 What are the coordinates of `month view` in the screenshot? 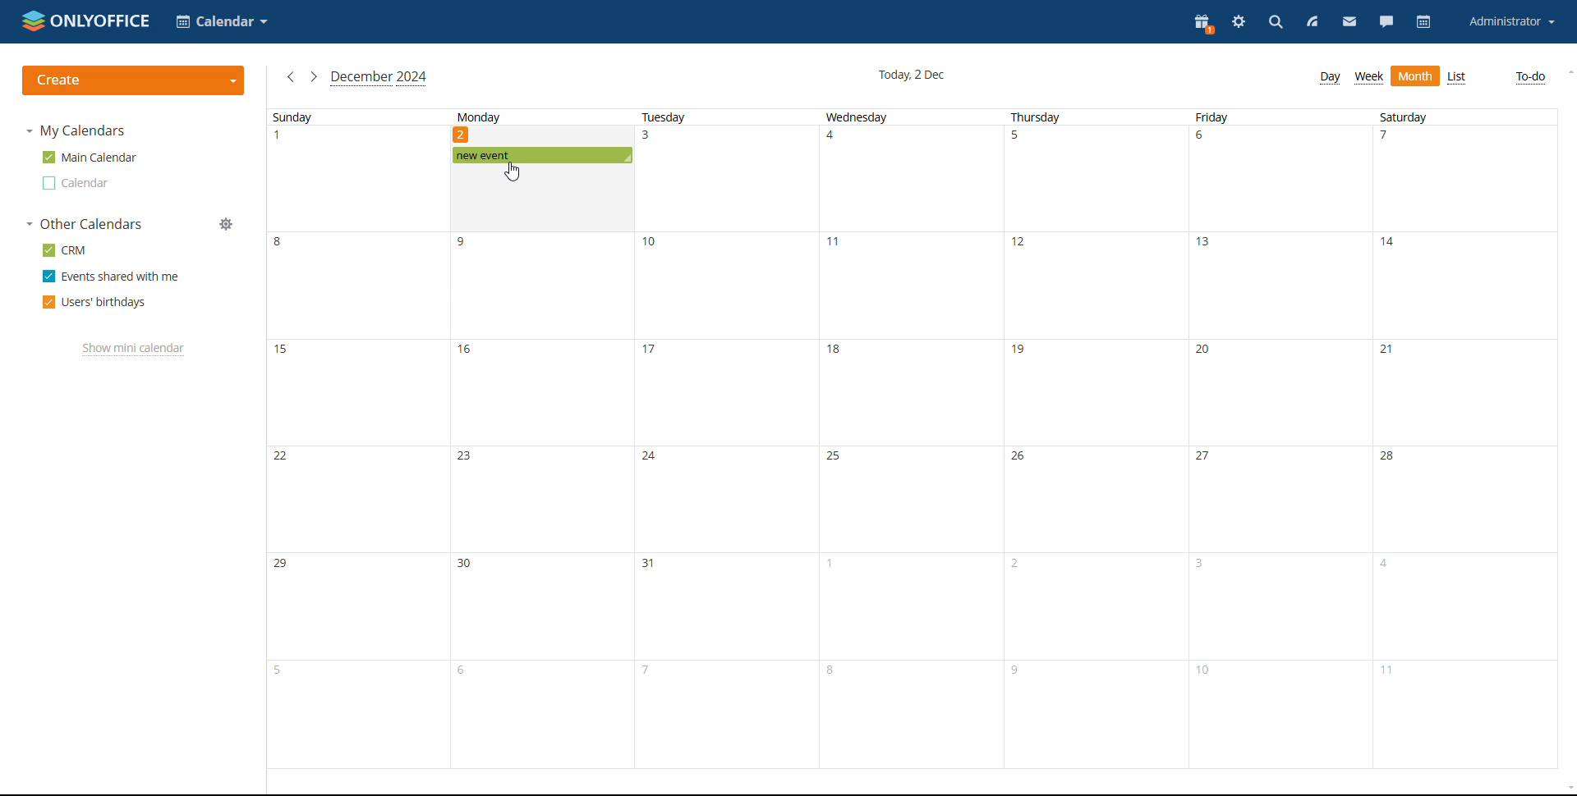 It's located at (1415, 76).